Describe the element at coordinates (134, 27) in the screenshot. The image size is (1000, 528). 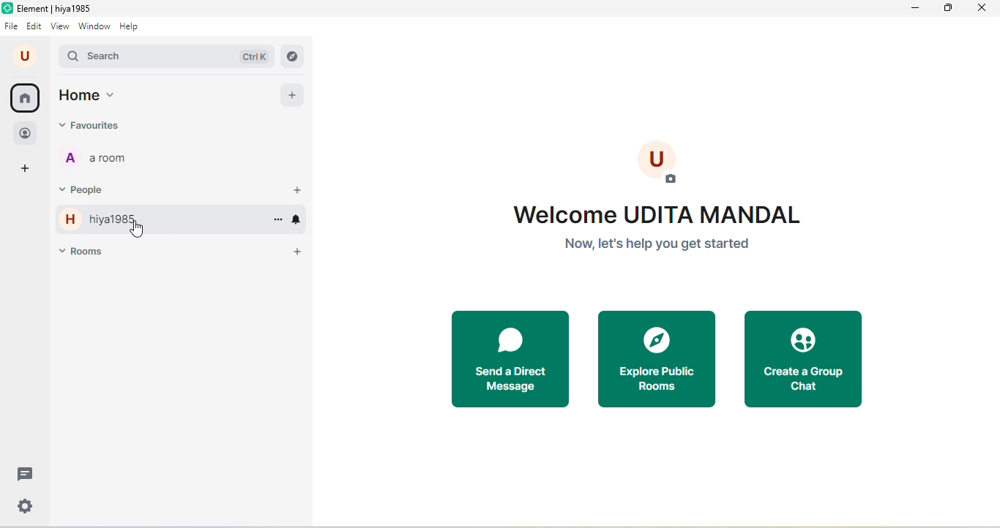
I see `help` at that location.